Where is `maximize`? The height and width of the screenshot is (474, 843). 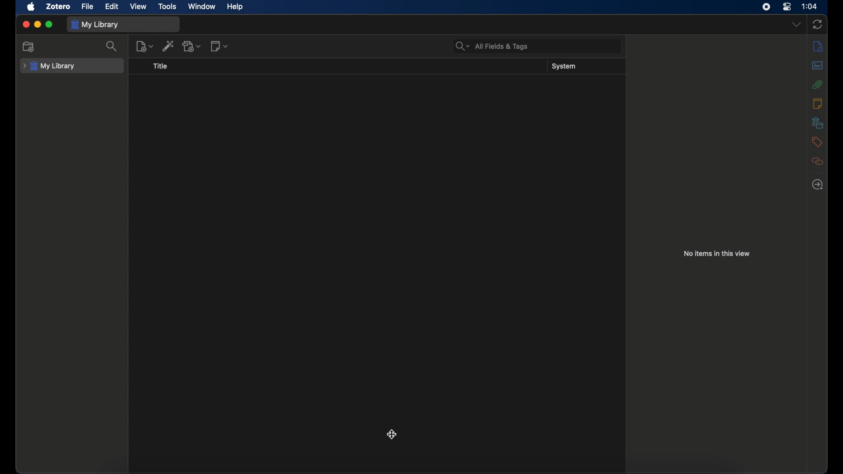 maximize is located at coordinates (49, 24).